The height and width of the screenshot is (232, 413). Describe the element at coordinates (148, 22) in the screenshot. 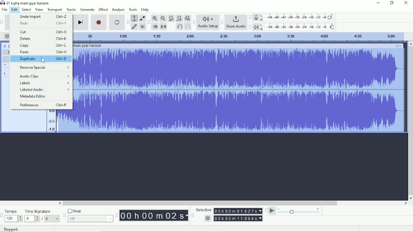

I see `Audacity edit toolbar` at that location.